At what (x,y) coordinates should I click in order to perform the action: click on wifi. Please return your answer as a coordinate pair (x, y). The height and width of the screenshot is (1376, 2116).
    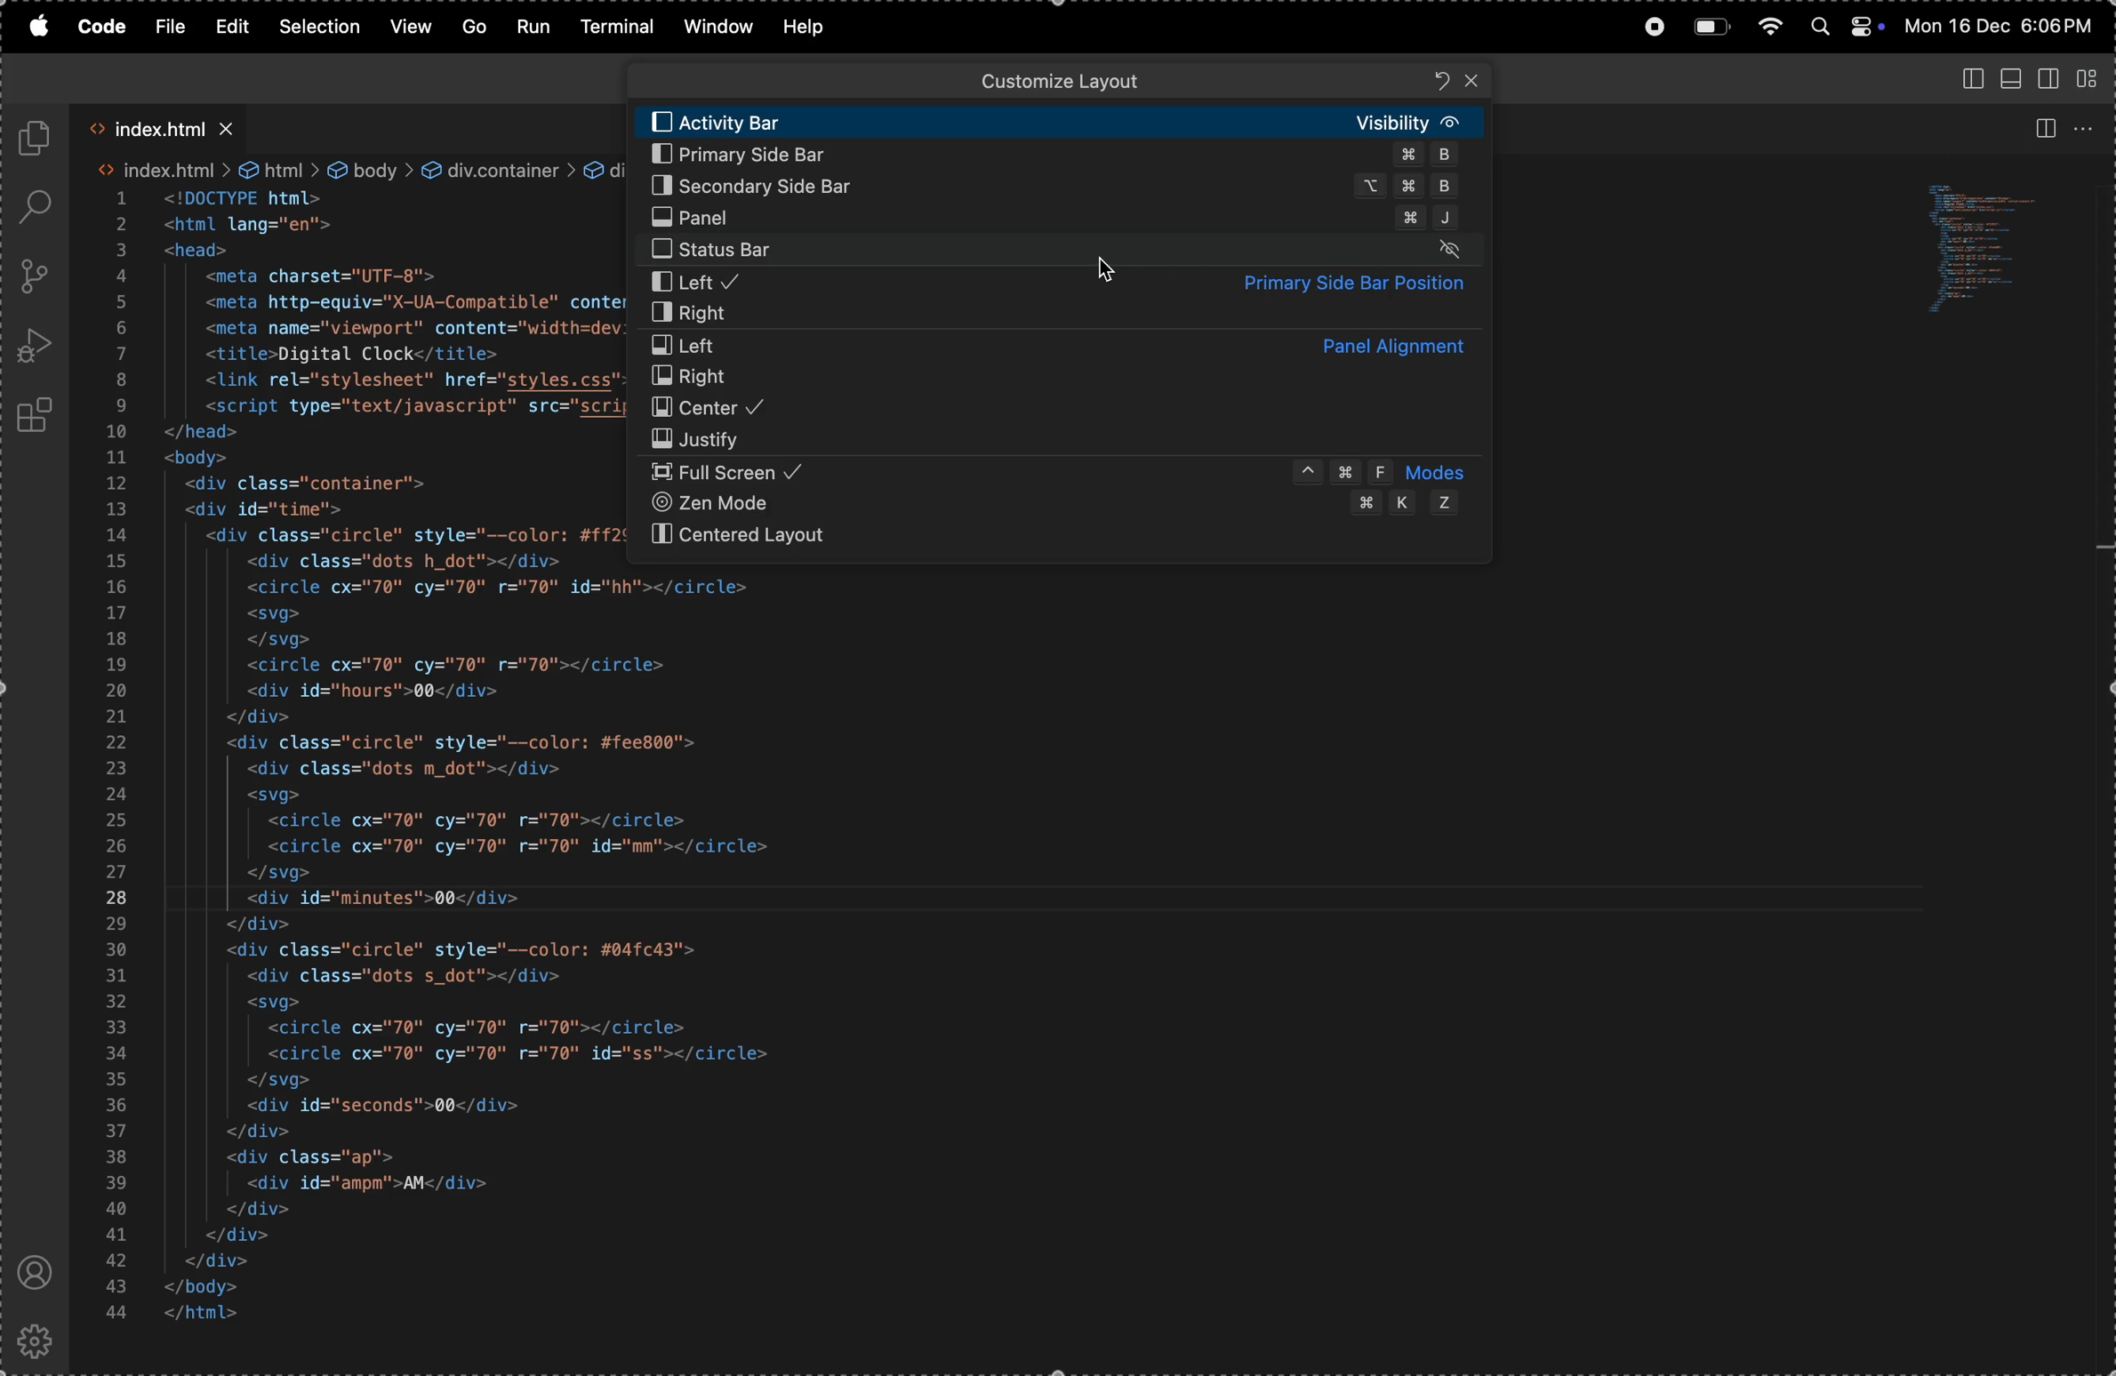
    Looking at the image, I should click on (1767, 25).